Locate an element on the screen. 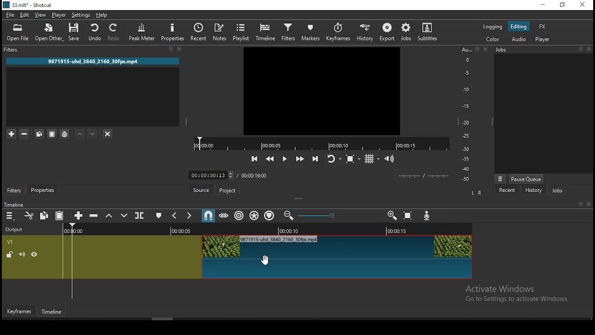 The height and width of the screenshot is (335, 595). timeline is located at coordinates (265, 31).